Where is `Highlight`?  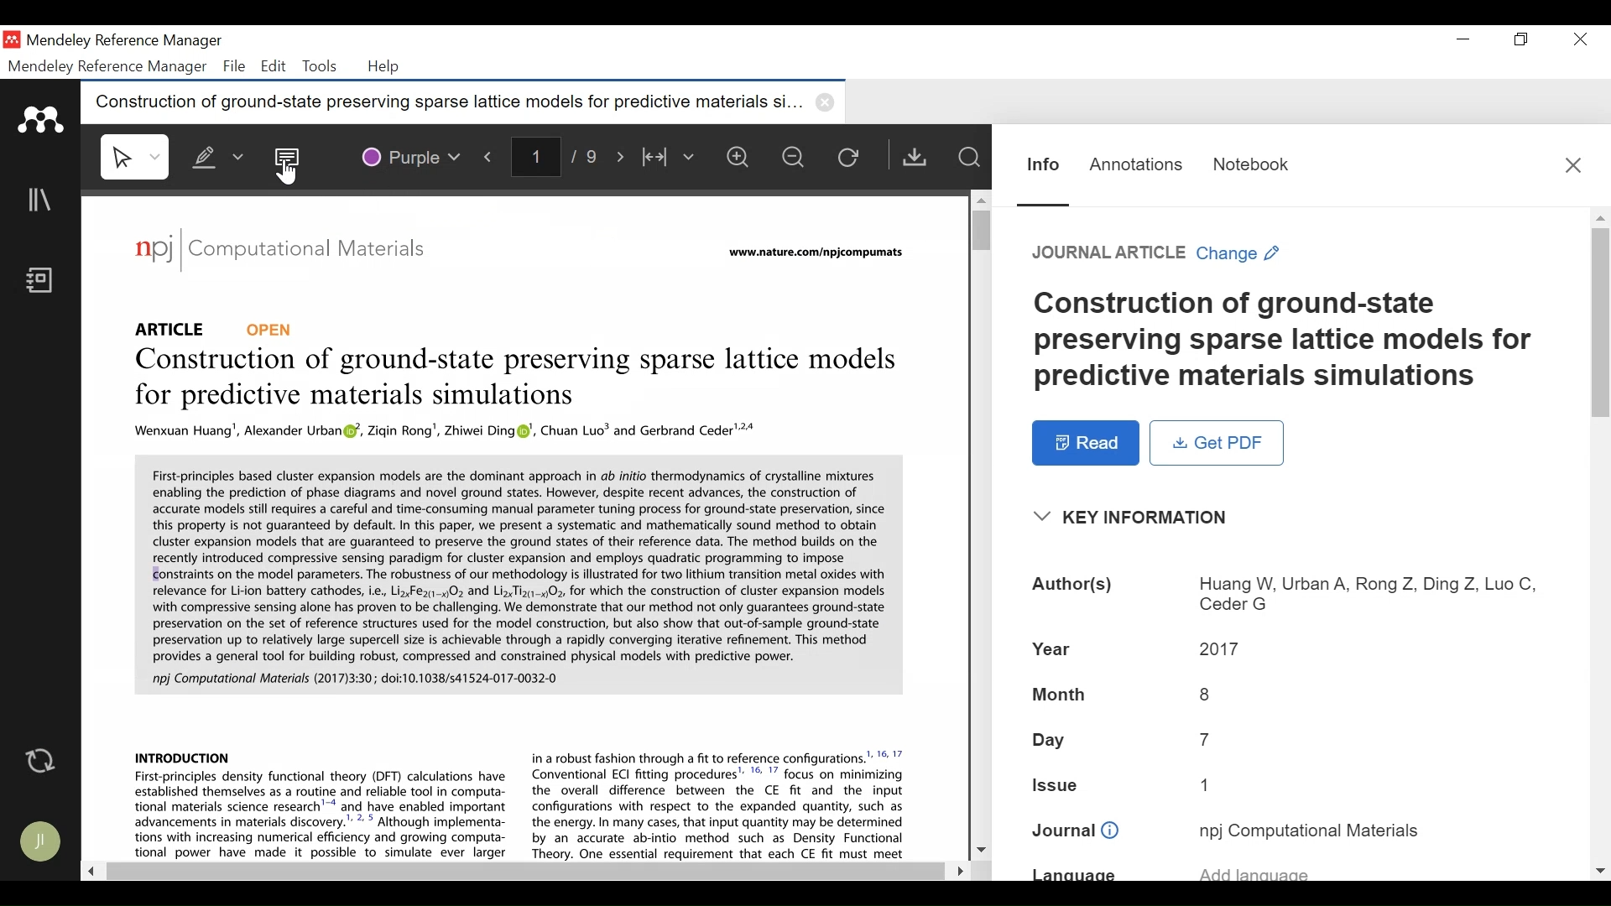 Highlight is located at coordinates (214, 154).